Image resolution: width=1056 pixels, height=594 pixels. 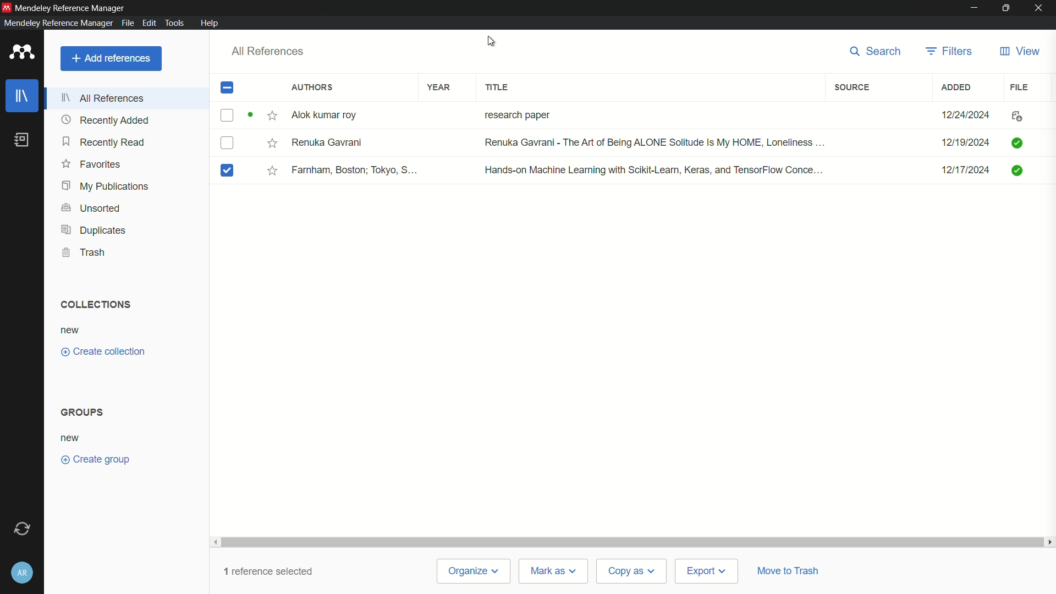 I want to click on recently read, so click(x=103, y=141).